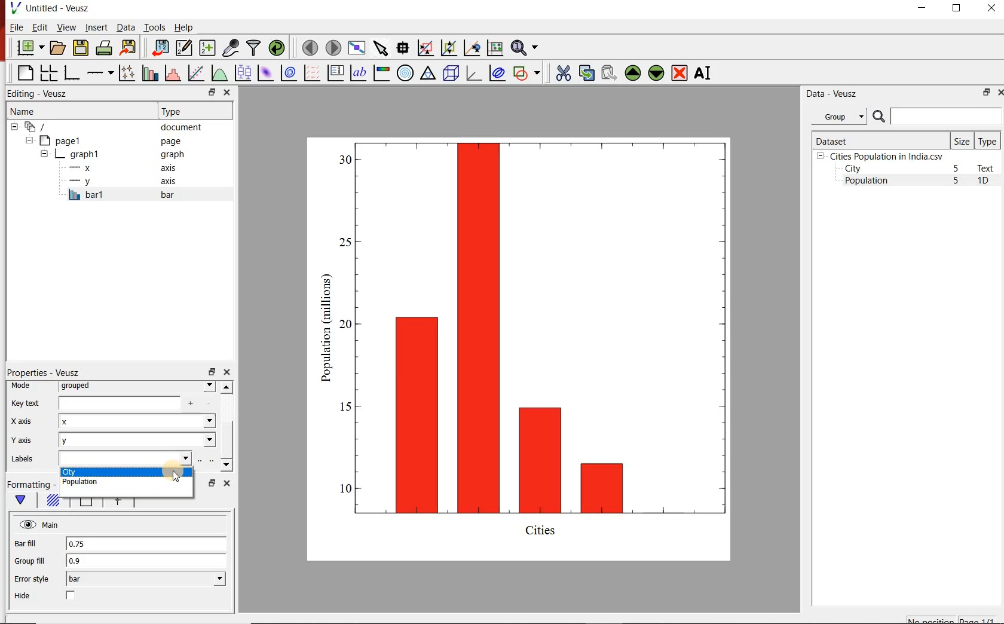 This screenshot has width=1004, height=624. Describe the element at coordinates (527, 72) in the screenshot. I see `add a shape to the plot` at that location.